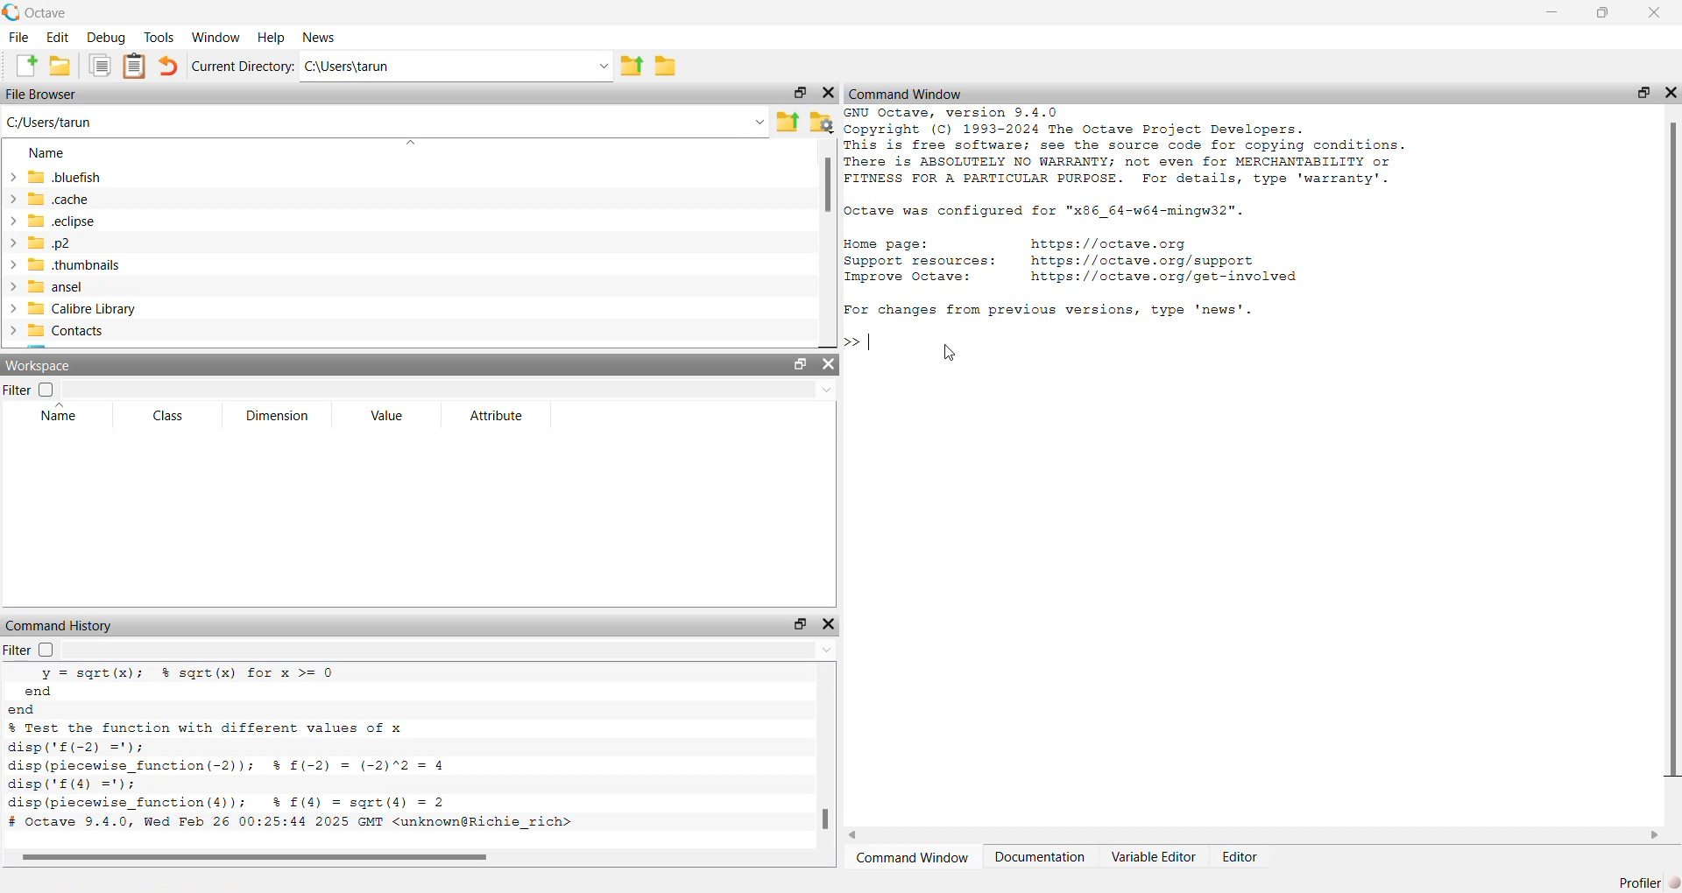 This screenshot has height=893, width=1682. I want to click on Copy, so click(98, 65).